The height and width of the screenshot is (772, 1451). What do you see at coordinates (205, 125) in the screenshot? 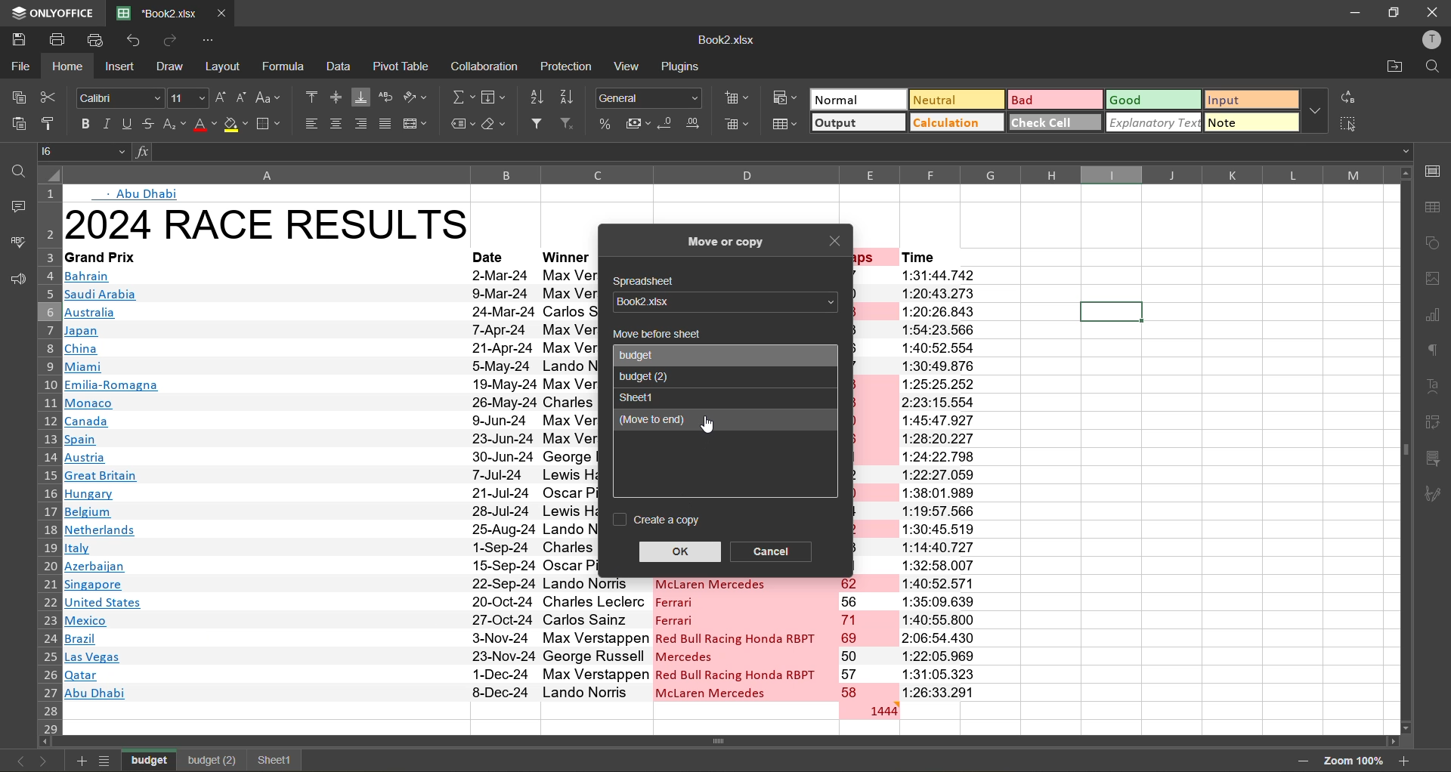
I see `font color` at bounding box center [205, 125].